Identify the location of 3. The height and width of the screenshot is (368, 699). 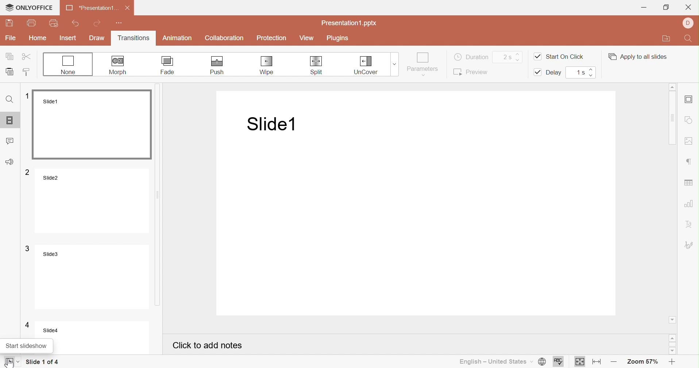
(28, 248).